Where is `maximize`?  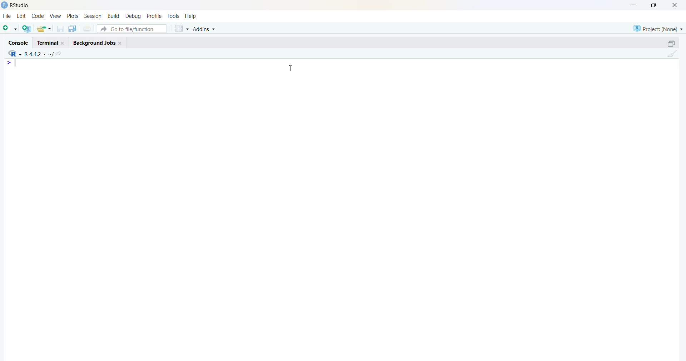 maximize is located at coordinates (656, 5).